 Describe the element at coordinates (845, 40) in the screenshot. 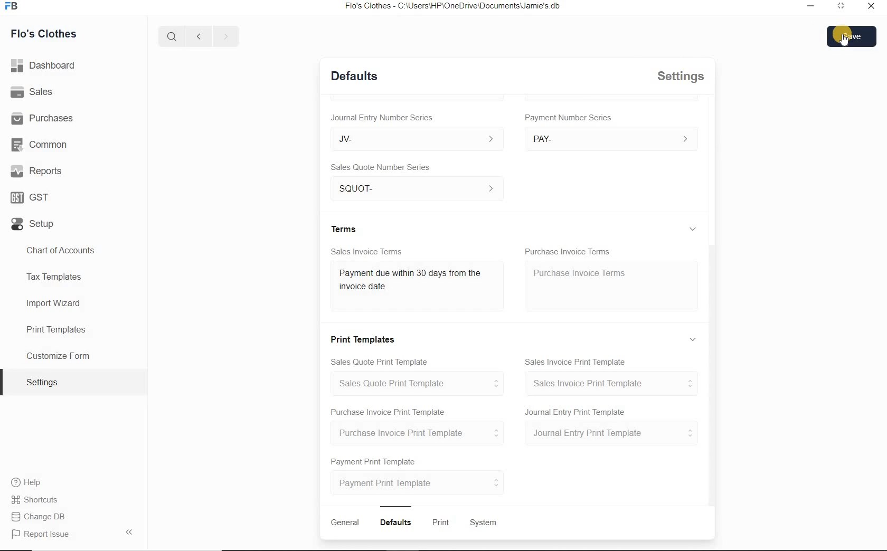

I see `Cursor` at that location.